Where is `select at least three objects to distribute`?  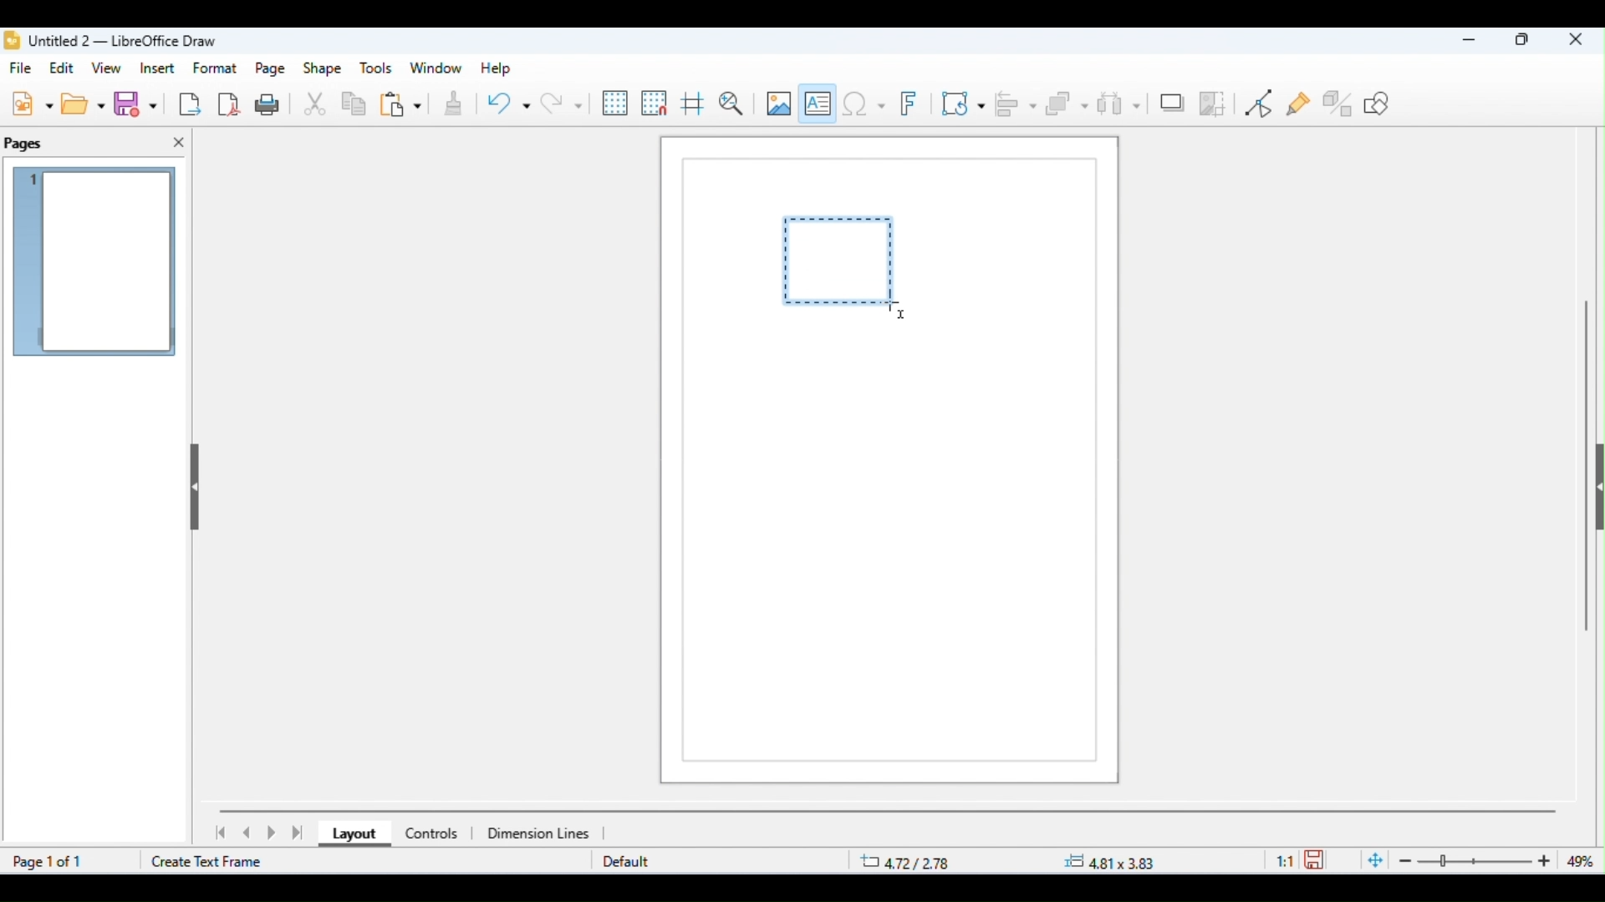
select at least three objects to distribute is located at coordinates (1119, 102).